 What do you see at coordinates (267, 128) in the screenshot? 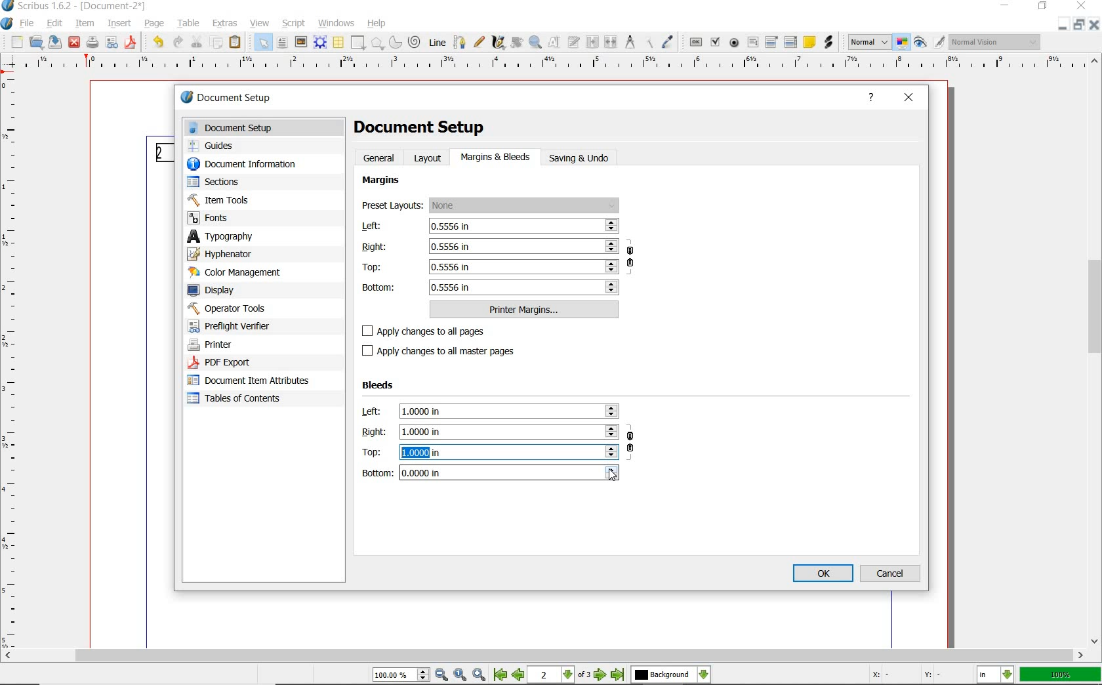
I see `document setup` at bounding box center [267, 128].